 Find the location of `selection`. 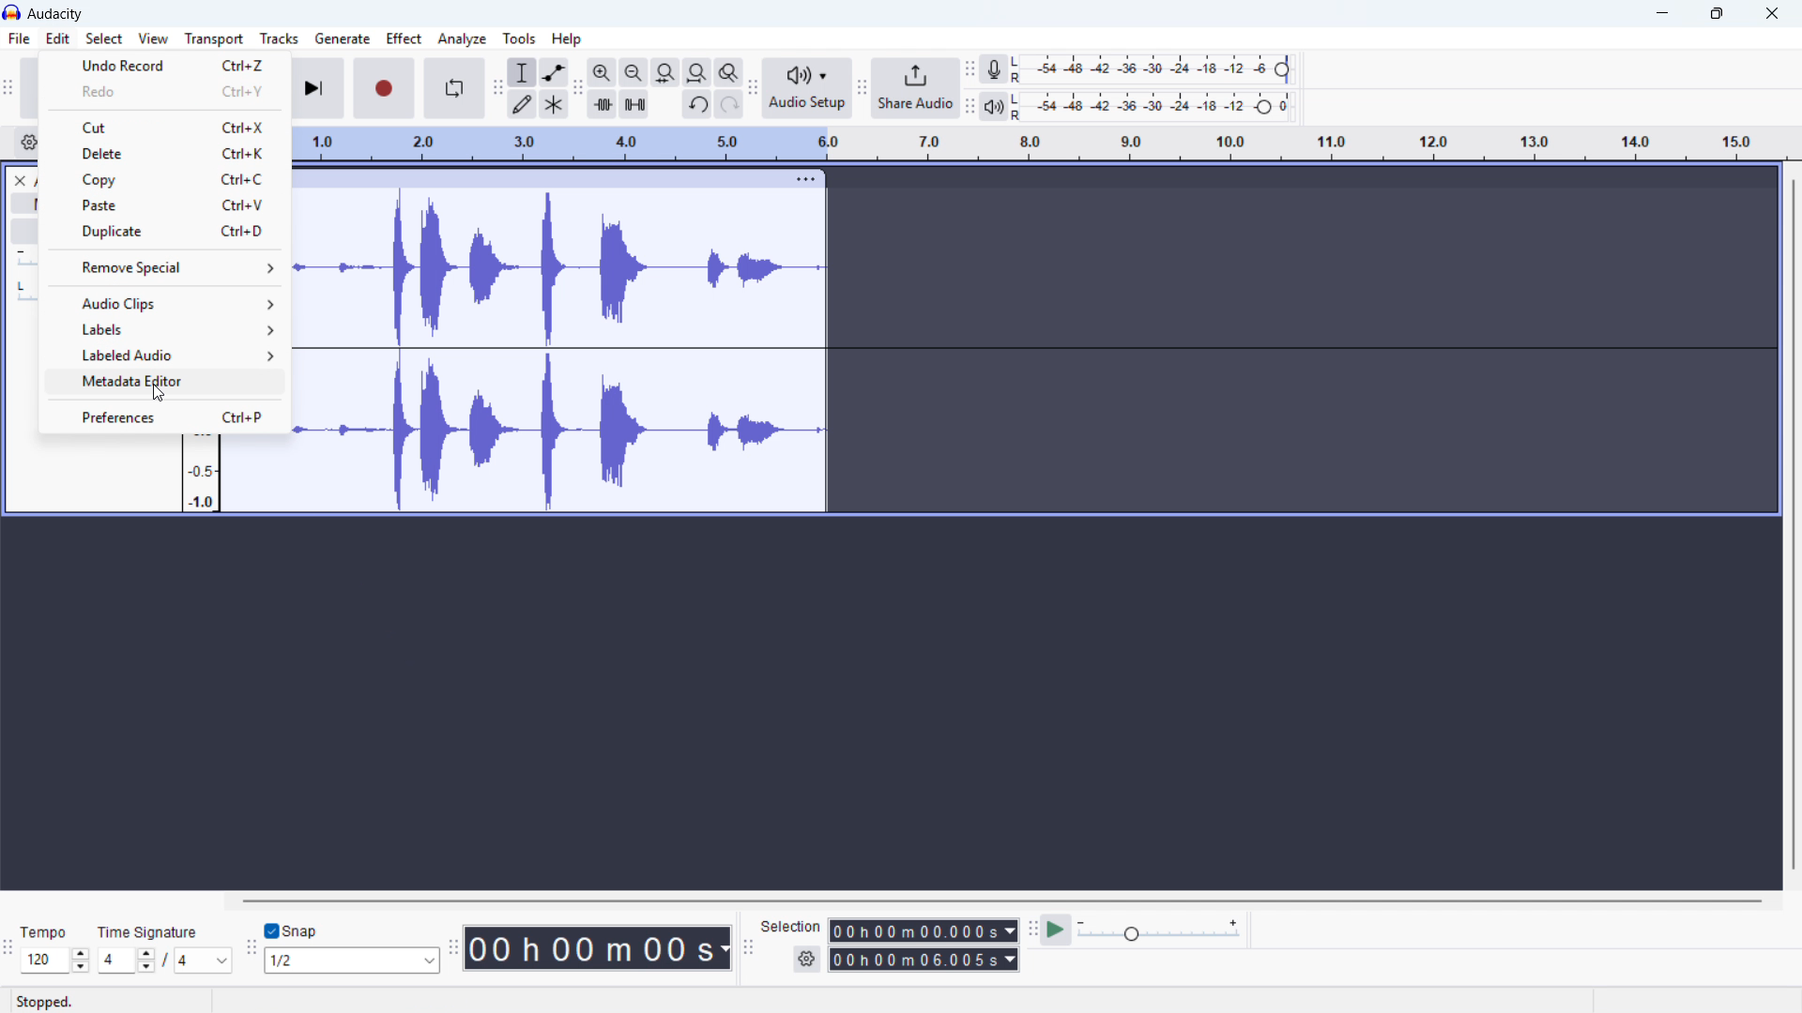

selection is located at coordinates (791, 926).